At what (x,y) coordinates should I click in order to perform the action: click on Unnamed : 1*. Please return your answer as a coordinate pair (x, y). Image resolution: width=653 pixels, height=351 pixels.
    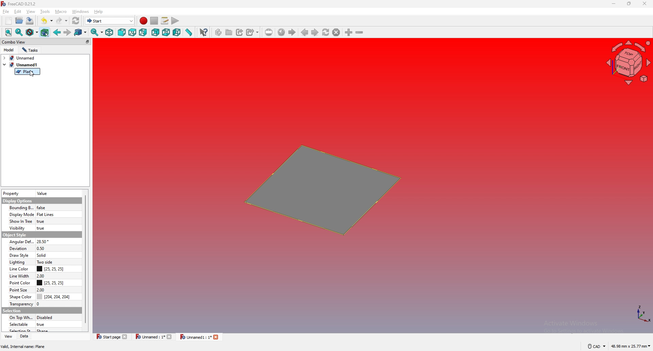
    Looking at the image, I should click on (154, 337).